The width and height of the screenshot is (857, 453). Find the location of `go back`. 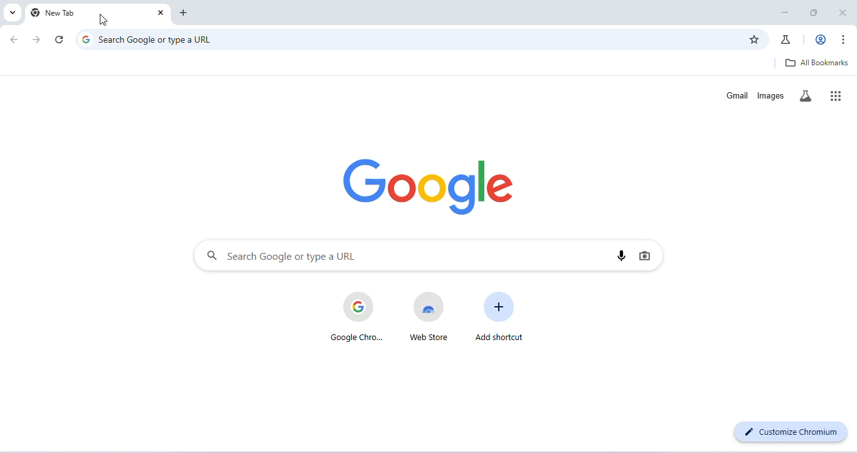

go back is located at coordinates (16, 39).